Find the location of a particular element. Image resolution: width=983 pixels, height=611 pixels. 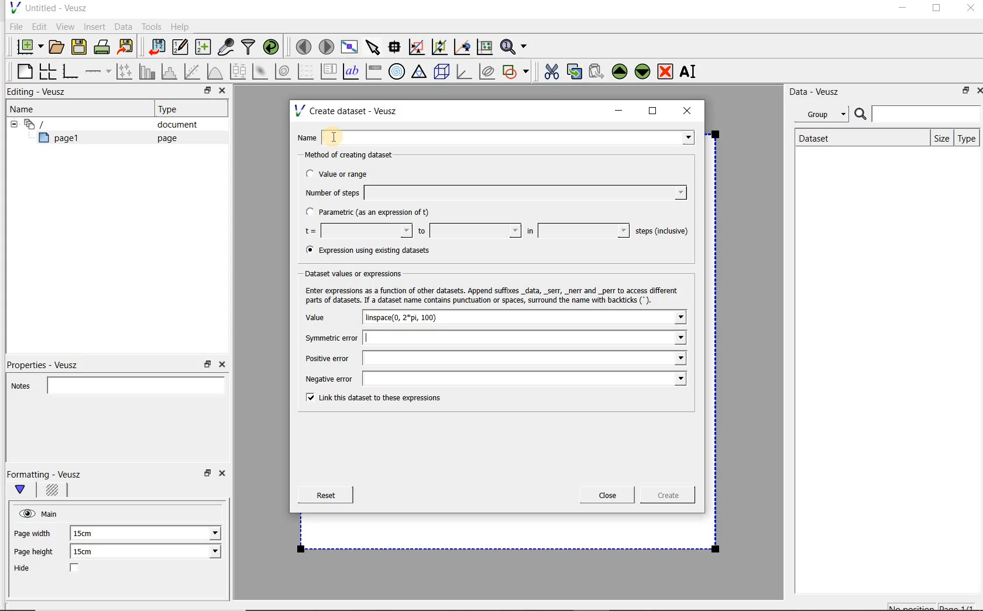

histogram of a dataset is located at coordinates (171, 71).